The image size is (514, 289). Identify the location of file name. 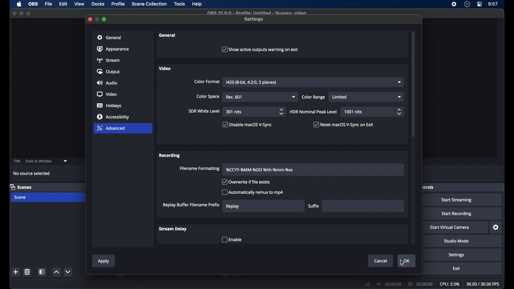
(258, 13).